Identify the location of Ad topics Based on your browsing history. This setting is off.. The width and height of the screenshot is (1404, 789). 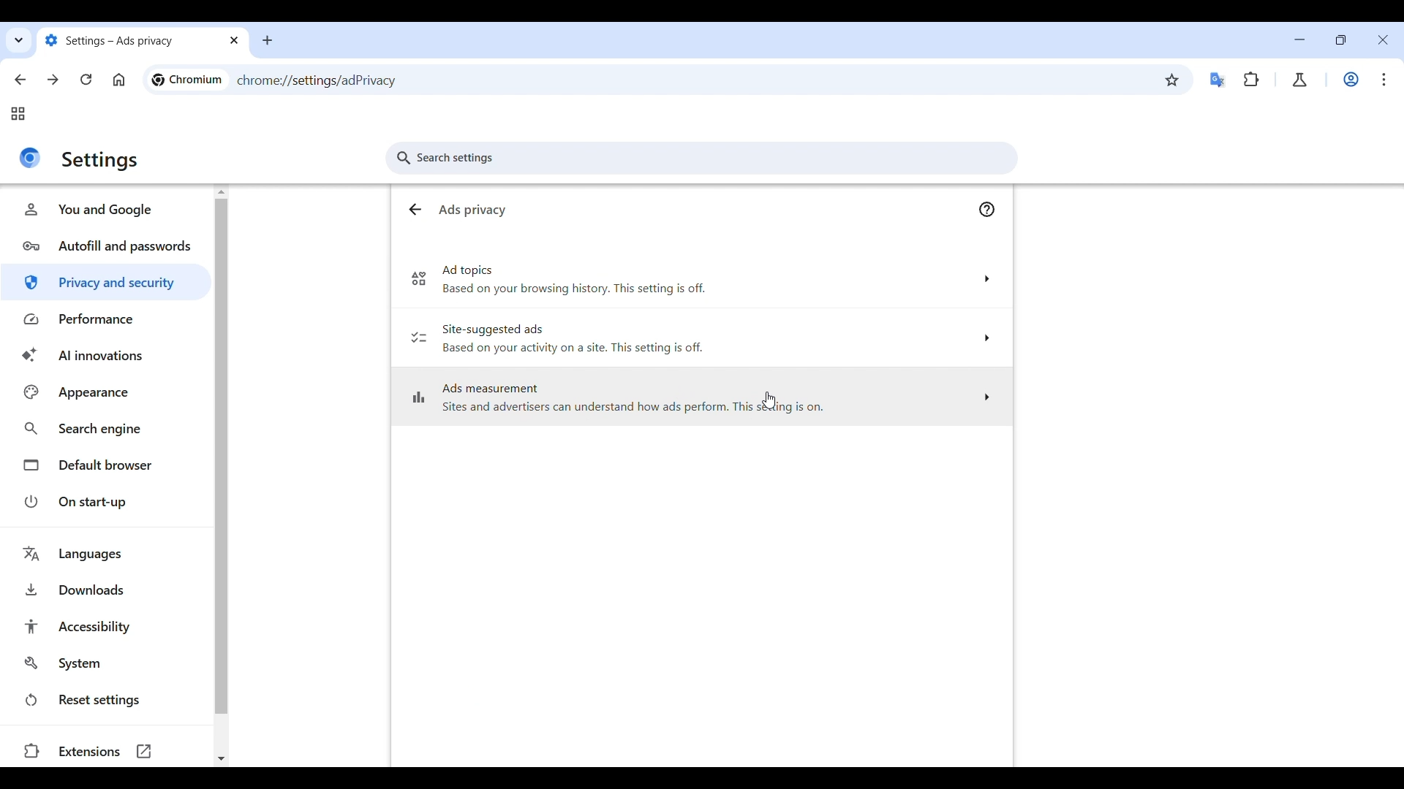
(704, 286).